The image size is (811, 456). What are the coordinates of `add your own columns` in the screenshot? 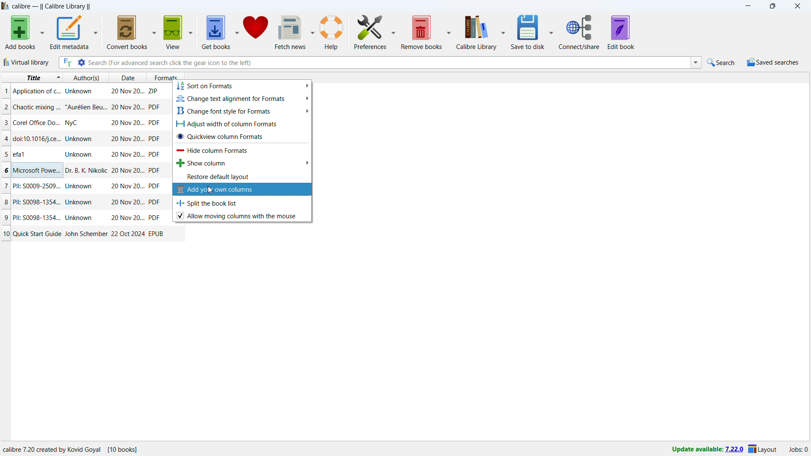 It's located at (241, 190).